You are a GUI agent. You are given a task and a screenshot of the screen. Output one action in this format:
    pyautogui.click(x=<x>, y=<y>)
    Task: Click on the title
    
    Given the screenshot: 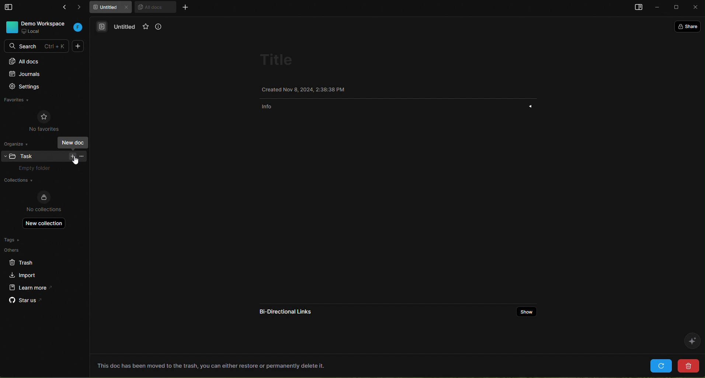 What is the action you would take?
    pyautogui.click(x=279, y=60)
    